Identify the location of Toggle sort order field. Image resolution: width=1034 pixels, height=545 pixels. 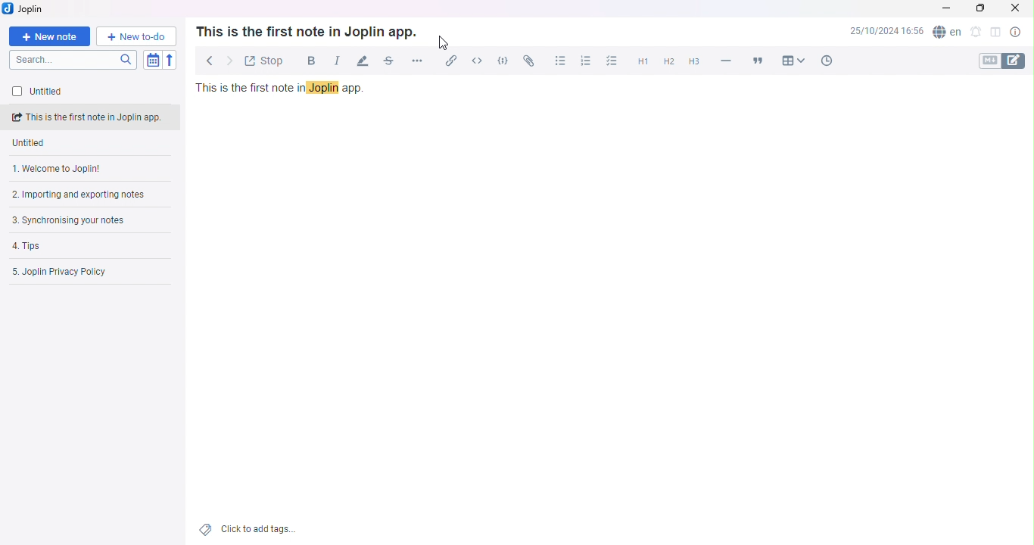
(154, 60).